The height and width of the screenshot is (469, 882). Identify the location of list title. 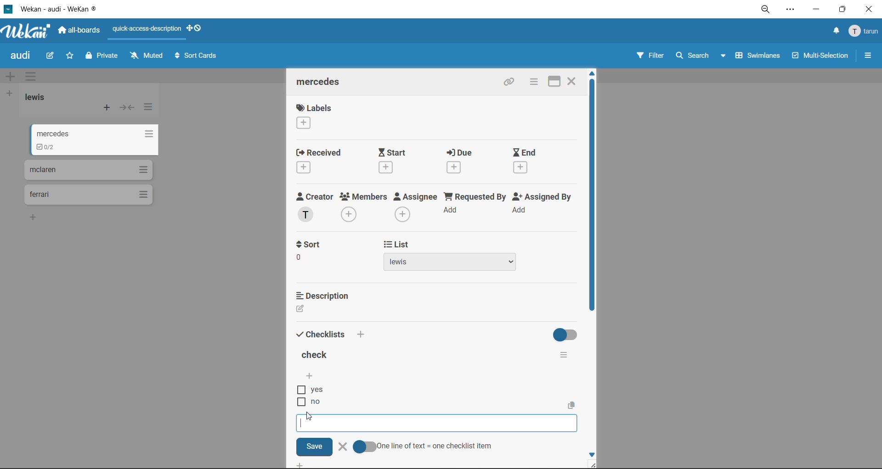
(38, 98).